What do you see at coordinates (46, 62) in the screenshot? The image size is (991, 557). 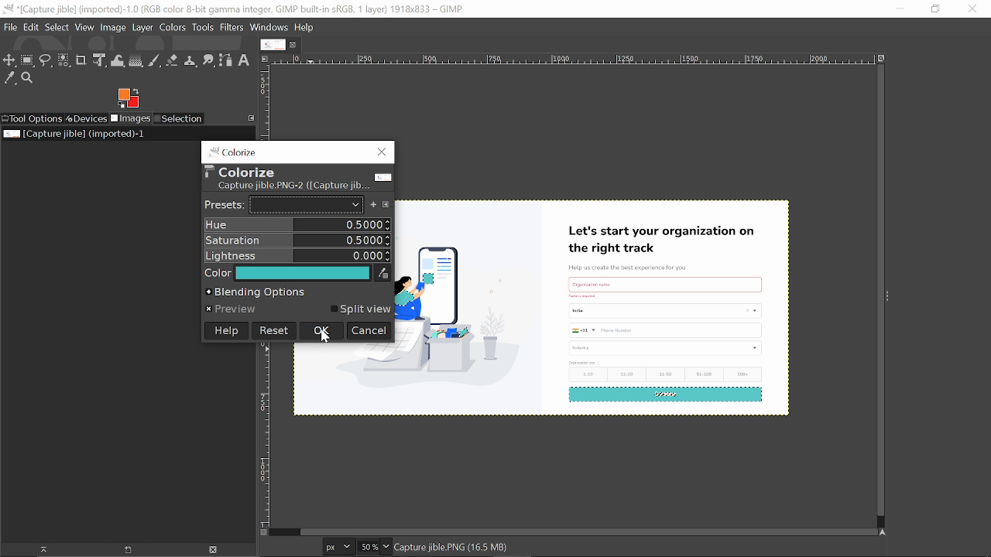 I see `Free select tool` at bounding box center [46, 62].